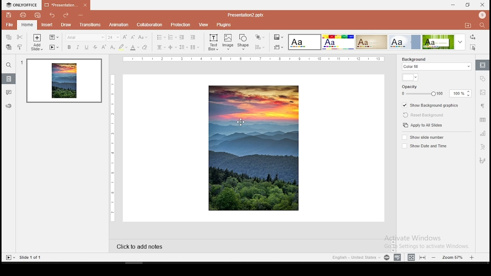  Describe the element at coordinates (143, 37) in the screenshot. I see `change case` at that location.